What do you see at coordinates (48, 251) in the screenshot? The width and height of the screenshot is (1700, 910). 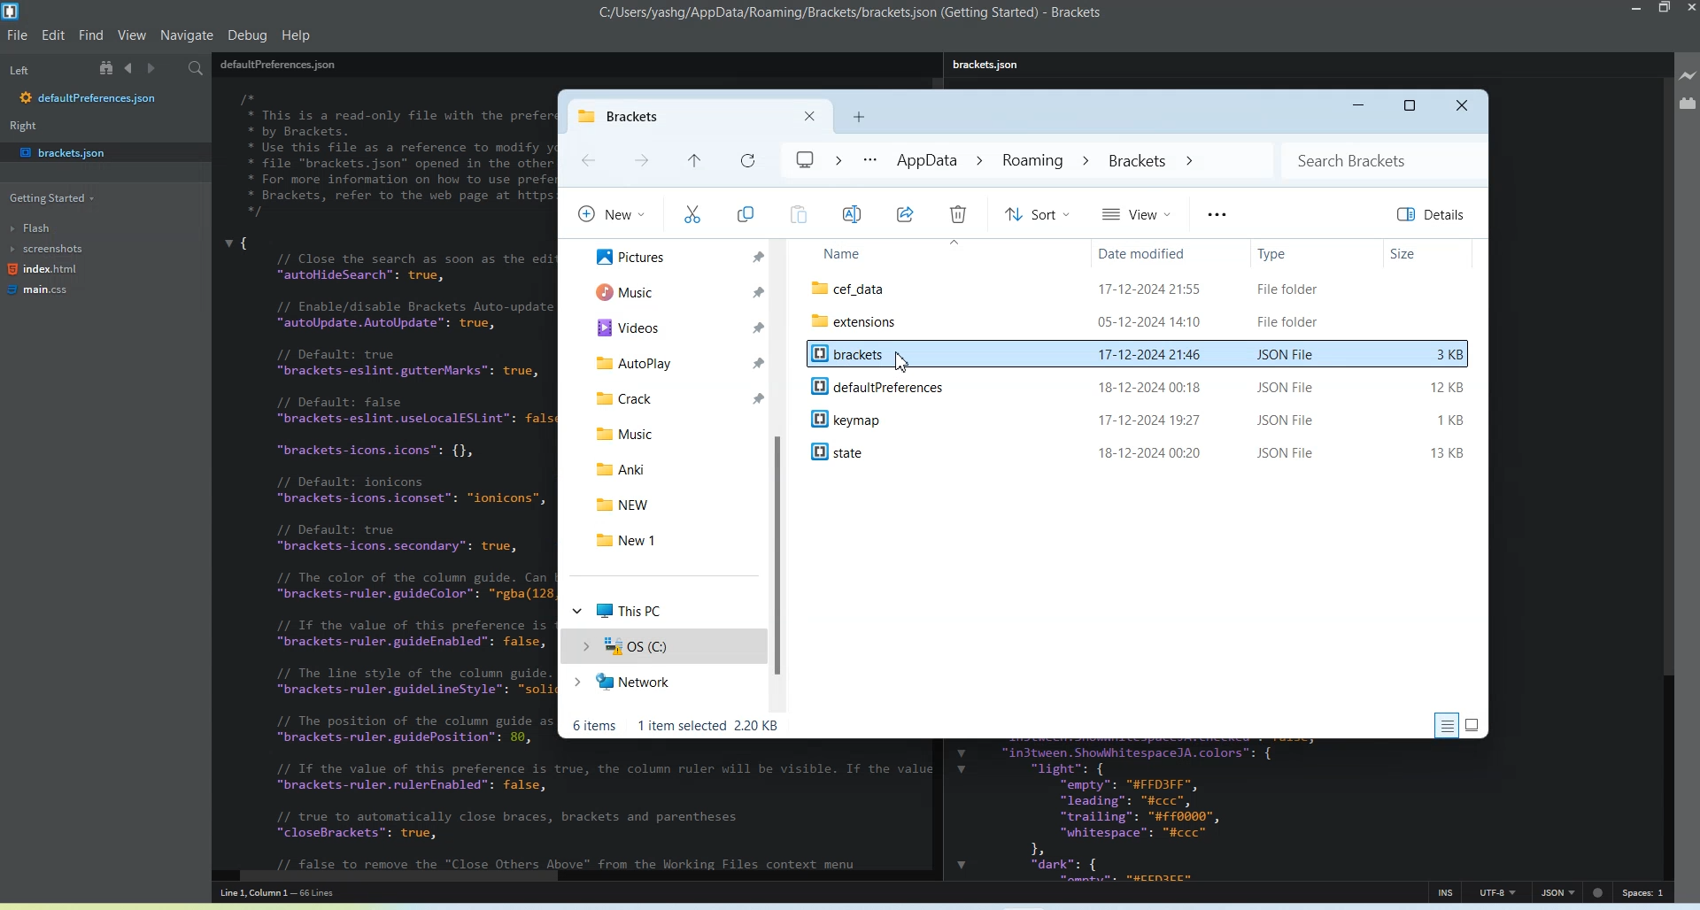 I see `screenshots` at bounding box center [48, 251].